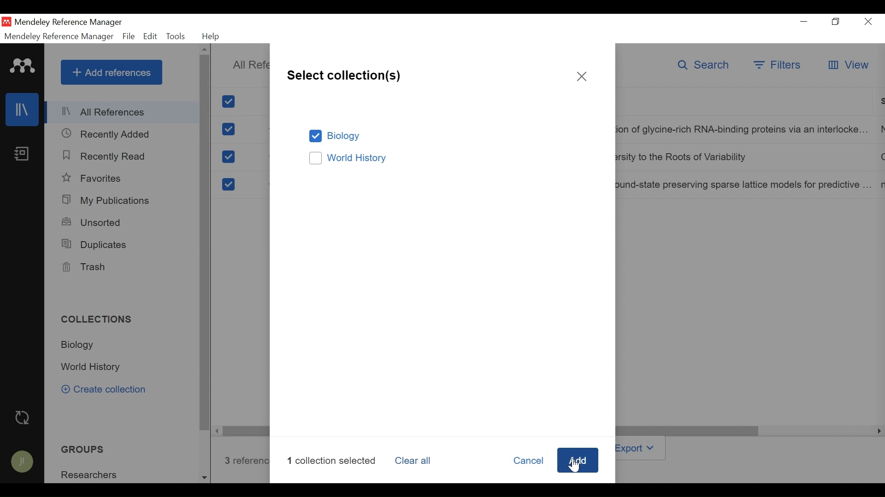 The width and height of the screenshot is (885, 497). What do you see at coordinates (334, 460) in the screenshot?
I see `number of collections selected` at bounding box center [334, 460].